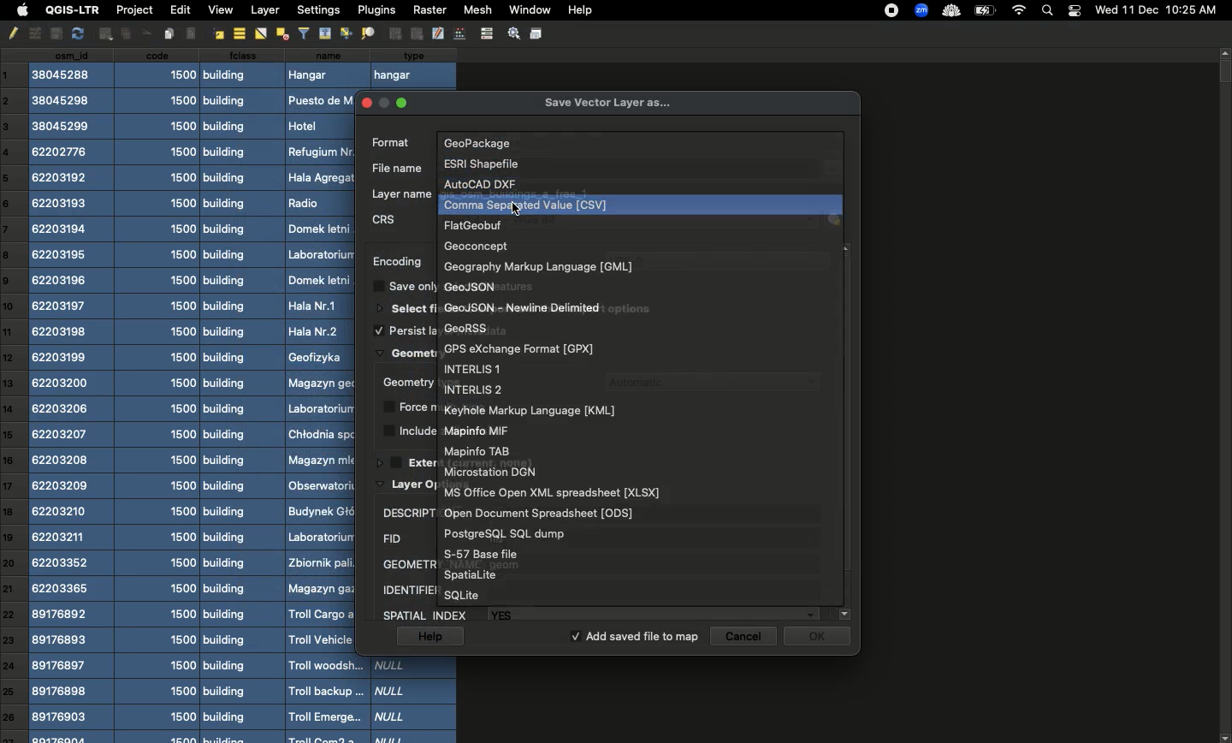  Describe the element at coordinates (519, 347) in the screenshot. I see `Format` at that location.